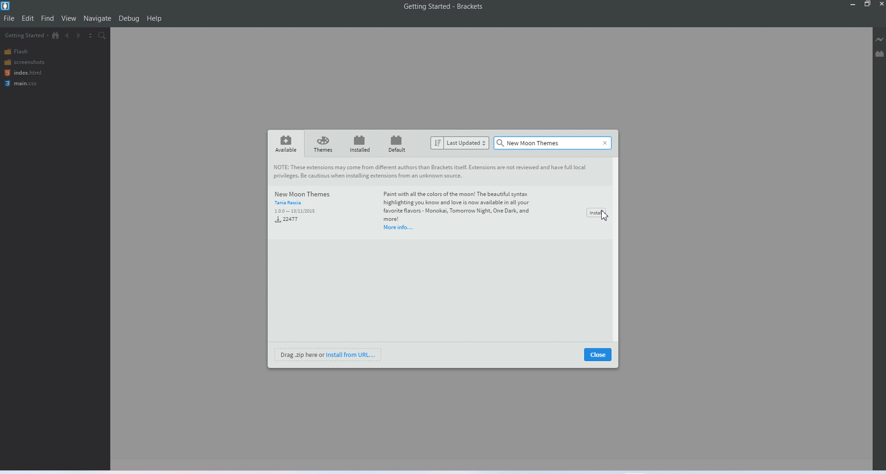 This screenshot has height=474, width=886. I want to click on Minimize, so click(854, 5).